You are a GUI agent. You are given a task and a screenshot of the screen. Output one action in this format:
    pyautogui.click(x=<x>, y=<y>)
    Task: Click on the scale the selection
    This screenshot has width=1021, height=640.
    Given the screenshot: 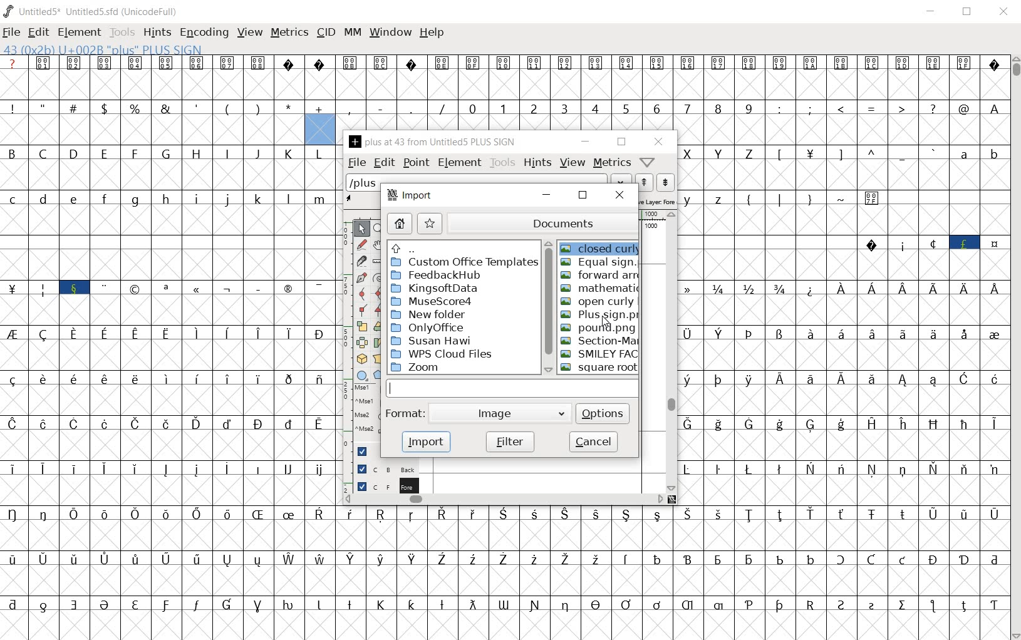 What is the action you would take?
    pyautogui.click(x=361, y=326)
    